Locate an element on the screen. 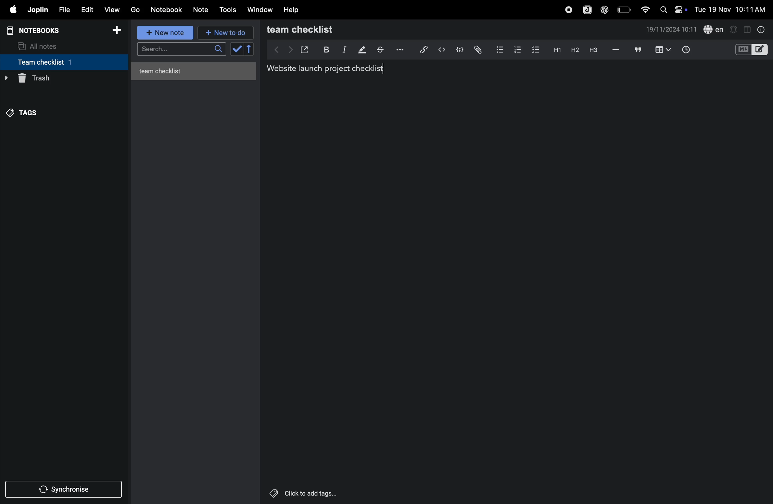 This screenshot has height=504, width=773. open window is located at coordinates (305, 48).